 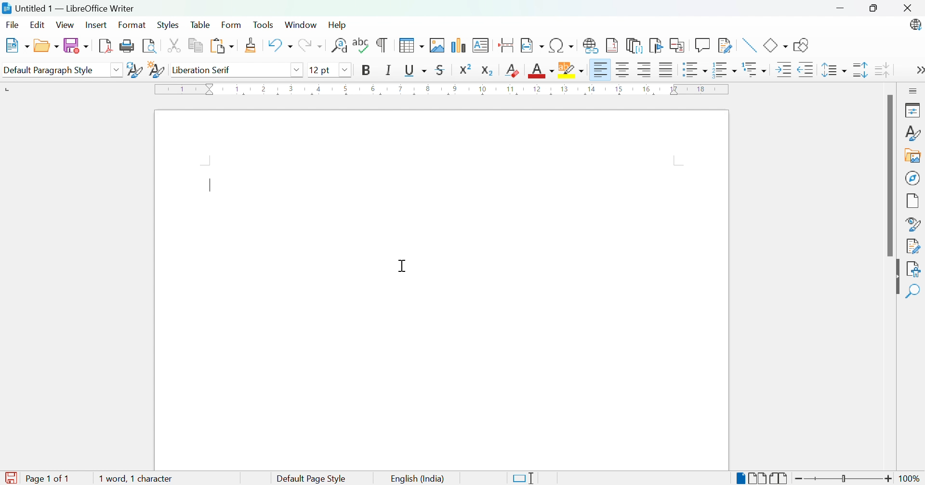 What do you see at coordinates (389, 70) in the screenshot?
I see `Italic` at bounding box center [389, 70].